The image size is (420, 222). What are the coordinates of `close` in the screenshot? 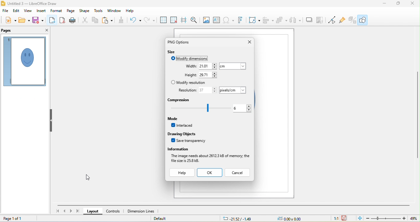 It's located at (249, 42).